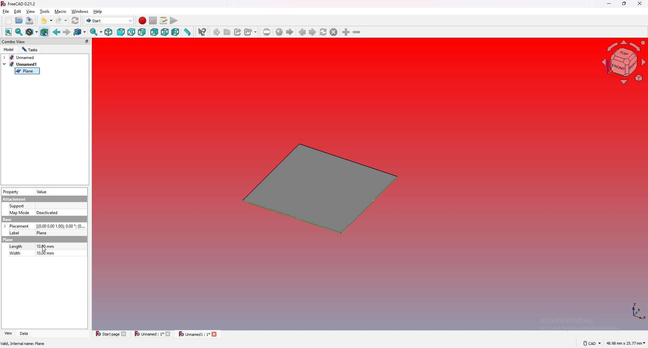  Describe the element at coordinates (303, 32) in the screenshot. I see `previous page` at that location.